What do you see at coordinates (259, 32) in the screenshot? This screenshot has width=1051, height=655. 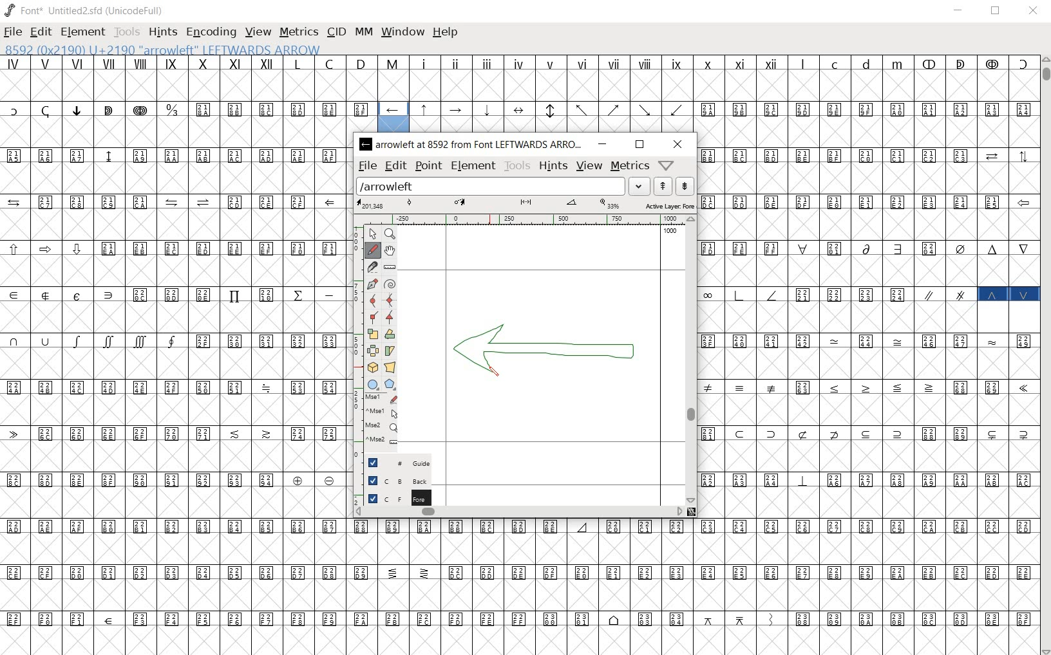 I see `view` at bounding box center [259, 32].